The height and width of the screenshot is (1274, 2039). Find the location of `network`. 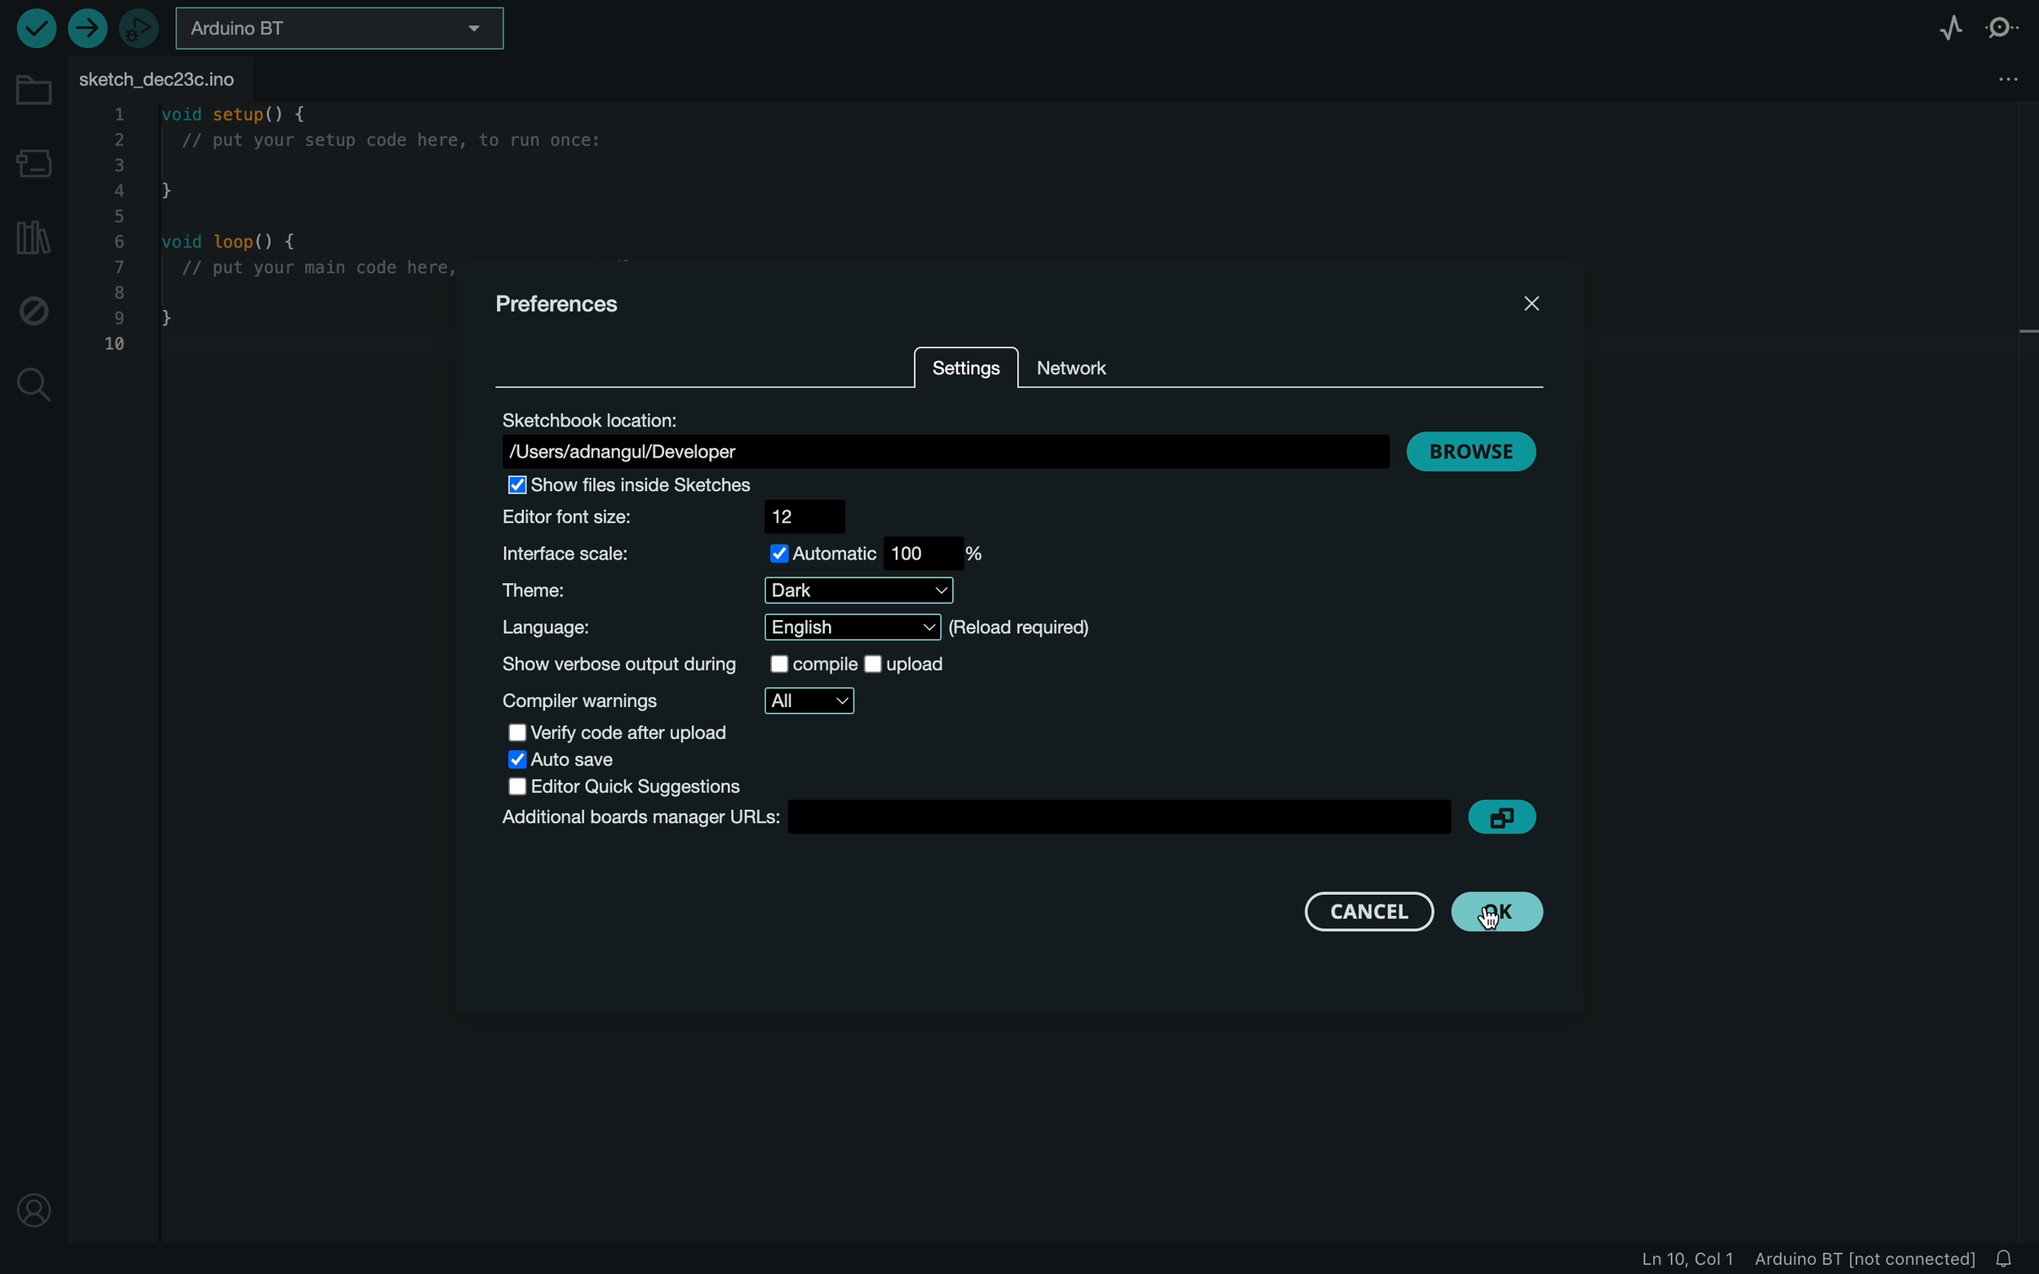

network is located at coordinates (1097, 365).